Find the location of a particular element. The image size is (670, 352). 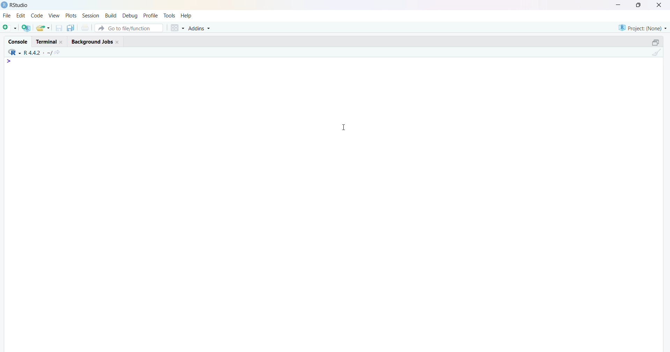

duplicate is located at coordinates (71, 28).